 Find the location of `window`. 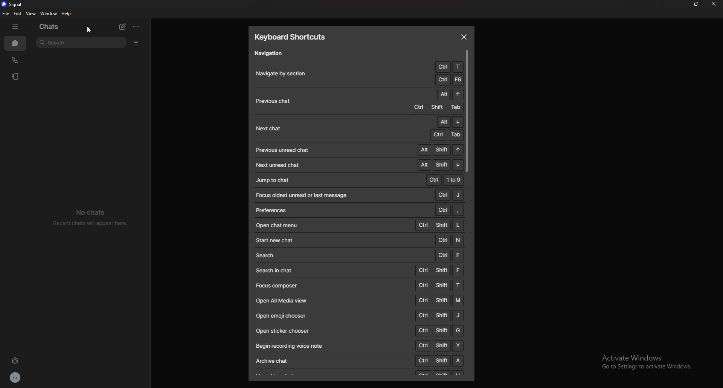

window is located at coordinates (49, 14).